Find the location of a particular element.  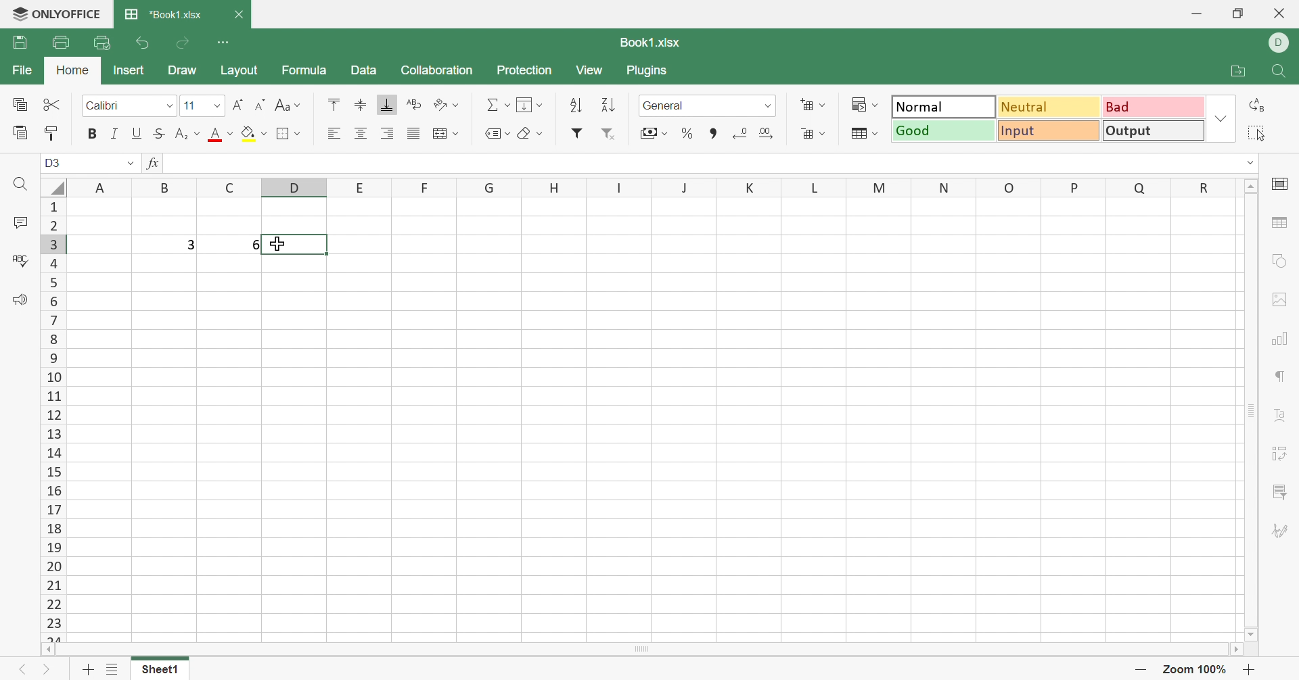

Data is located at coordinates (362, 70).